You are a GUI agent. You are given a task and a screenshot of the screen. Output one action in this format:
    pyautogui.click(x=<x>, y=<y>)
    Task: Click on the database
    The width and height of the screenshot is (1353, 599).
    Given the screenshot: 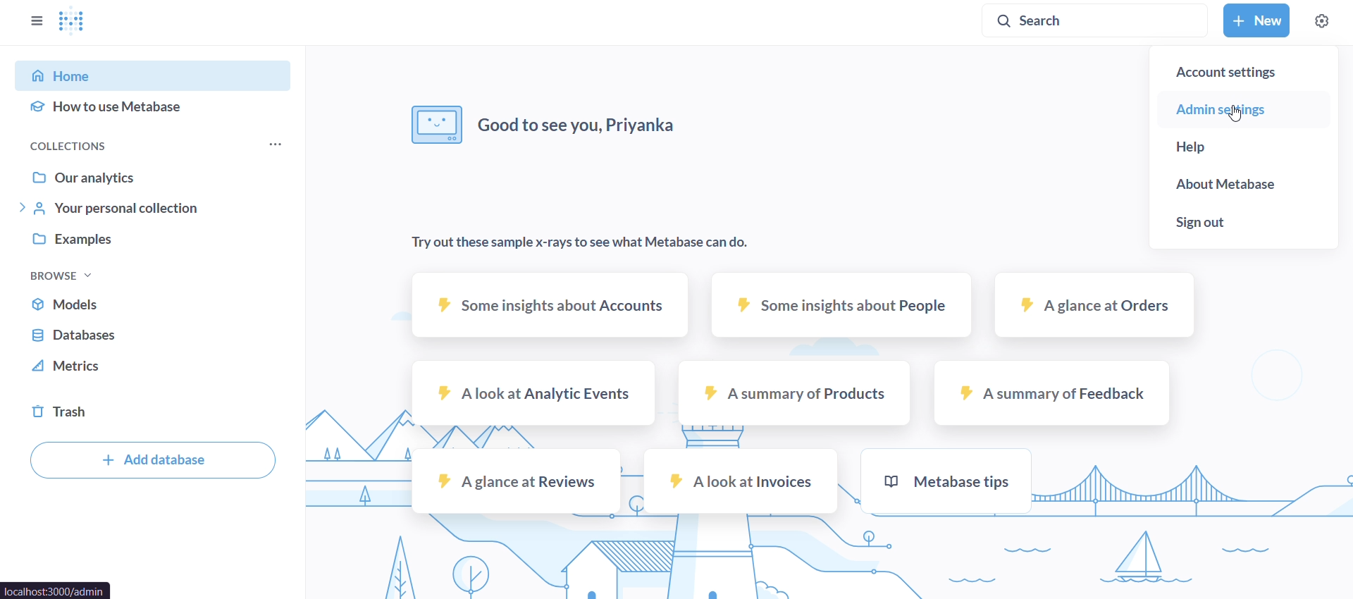 What is the action you would take?
    pyautogui.click(x=152, y=335)
    